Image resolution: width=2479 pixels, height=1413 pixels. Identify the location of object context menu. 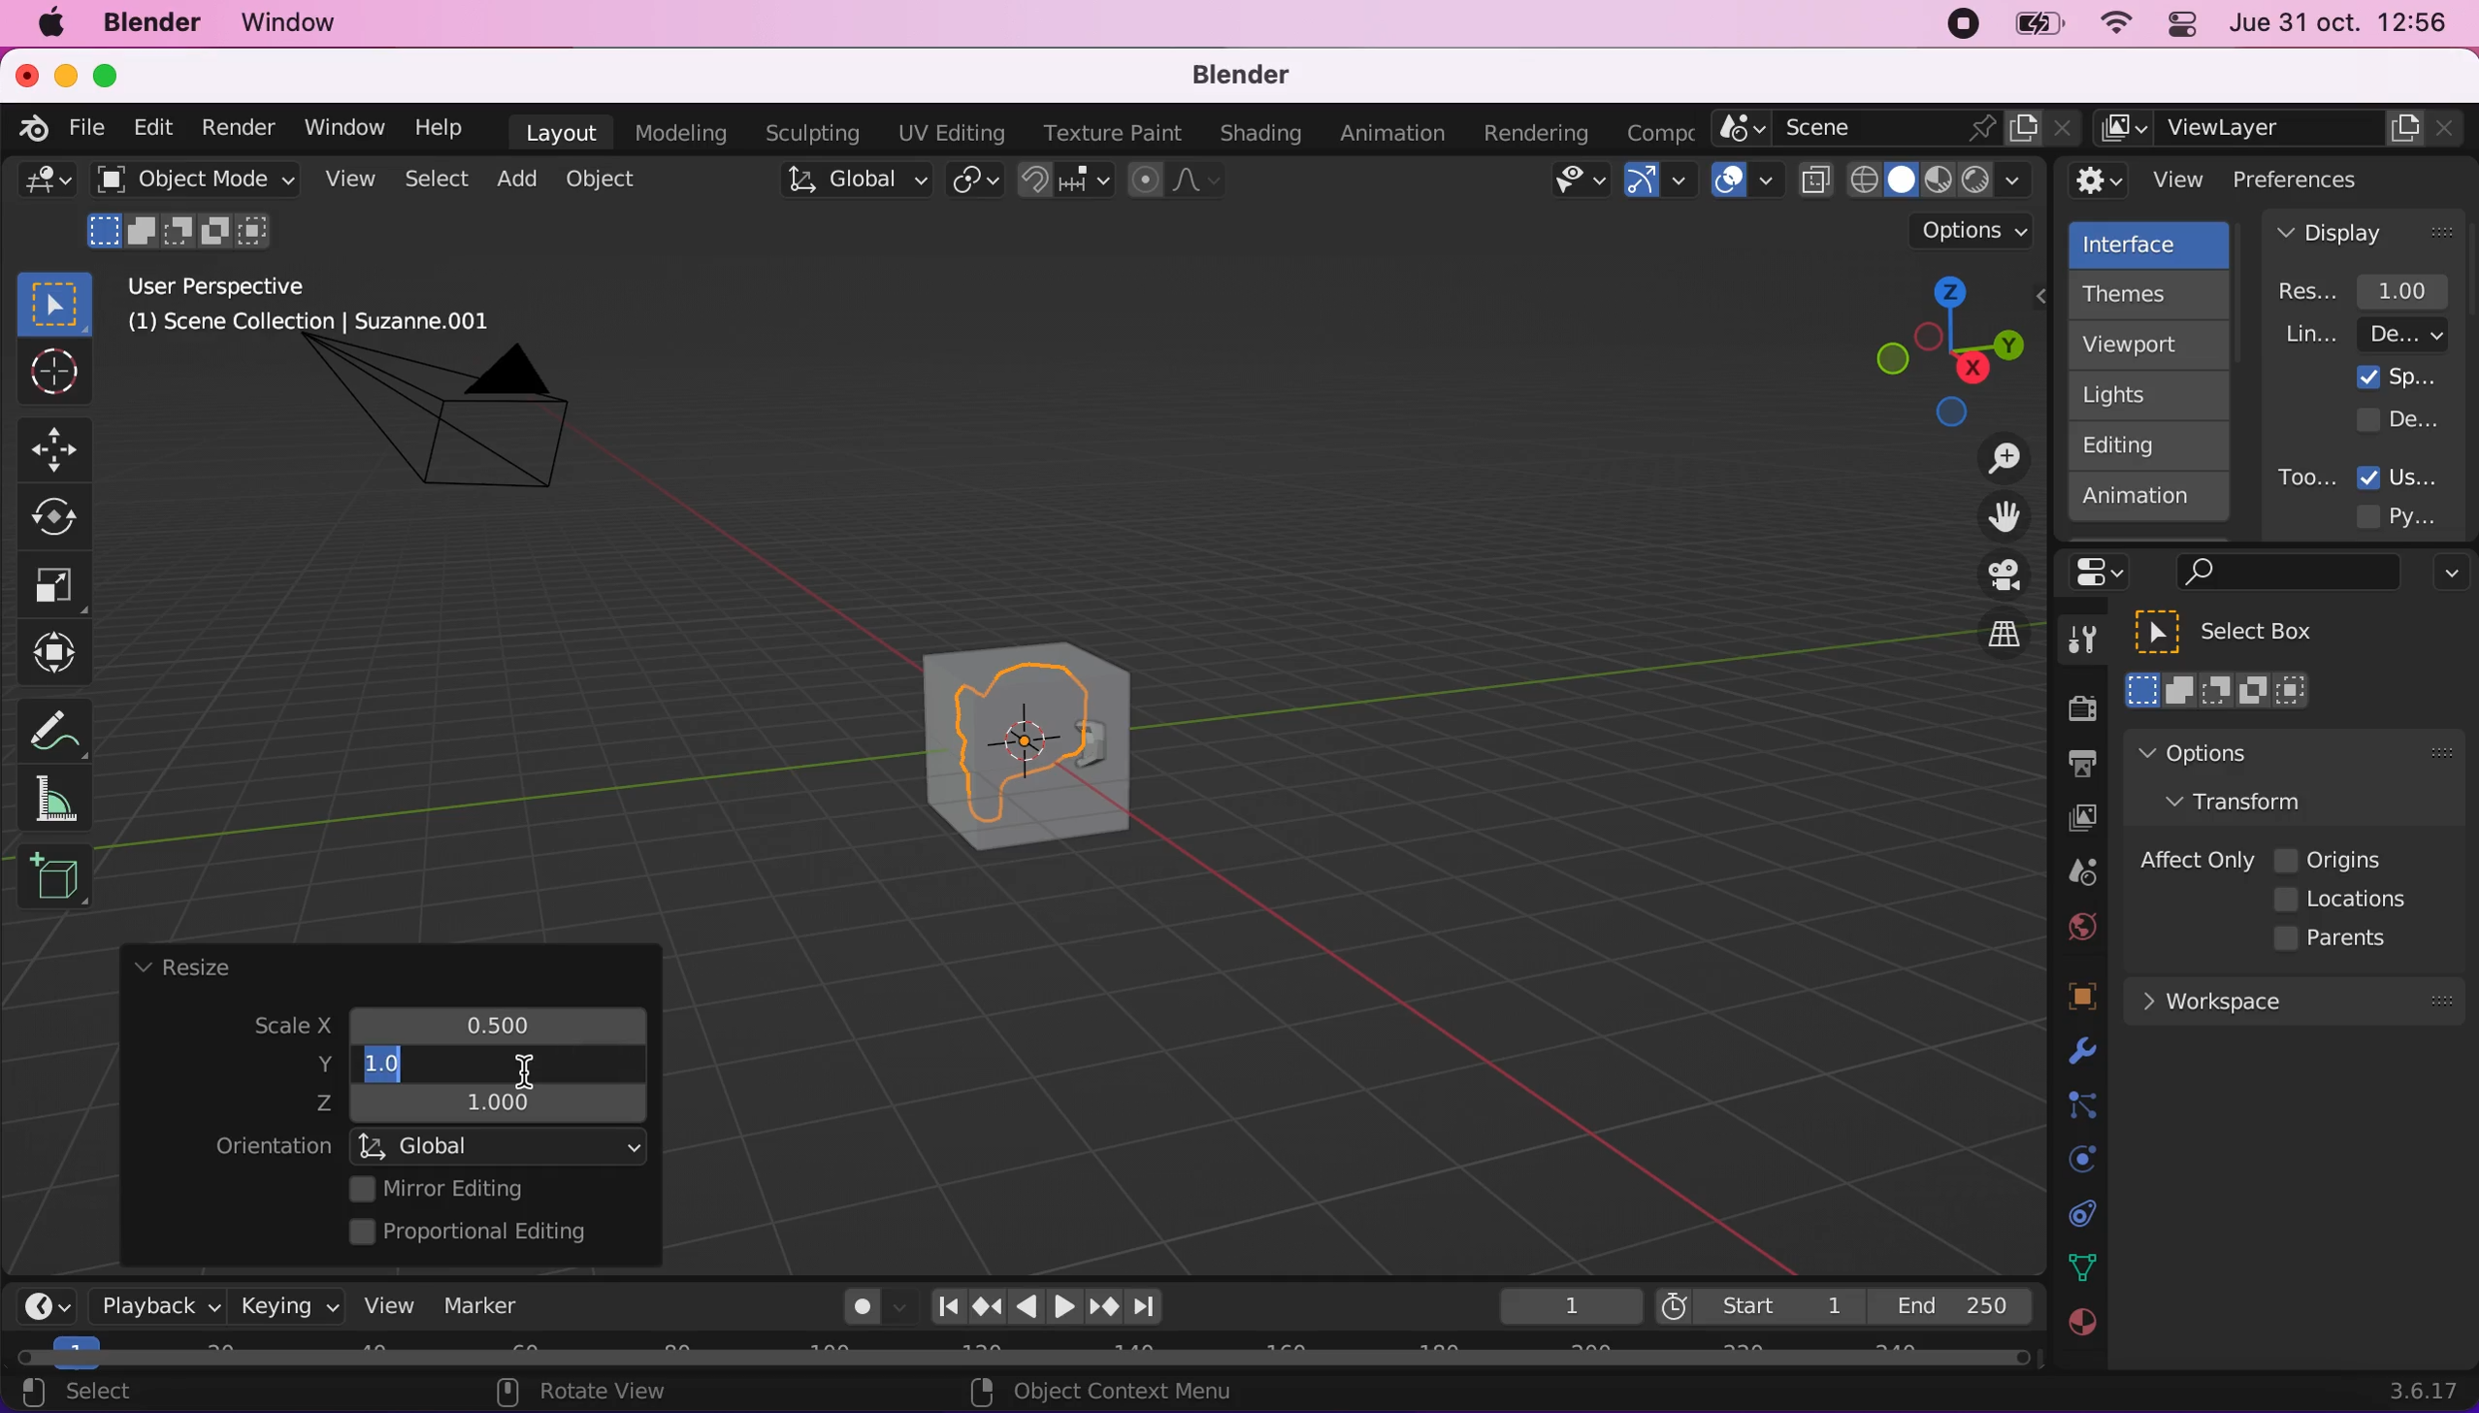
(1108, 1391).